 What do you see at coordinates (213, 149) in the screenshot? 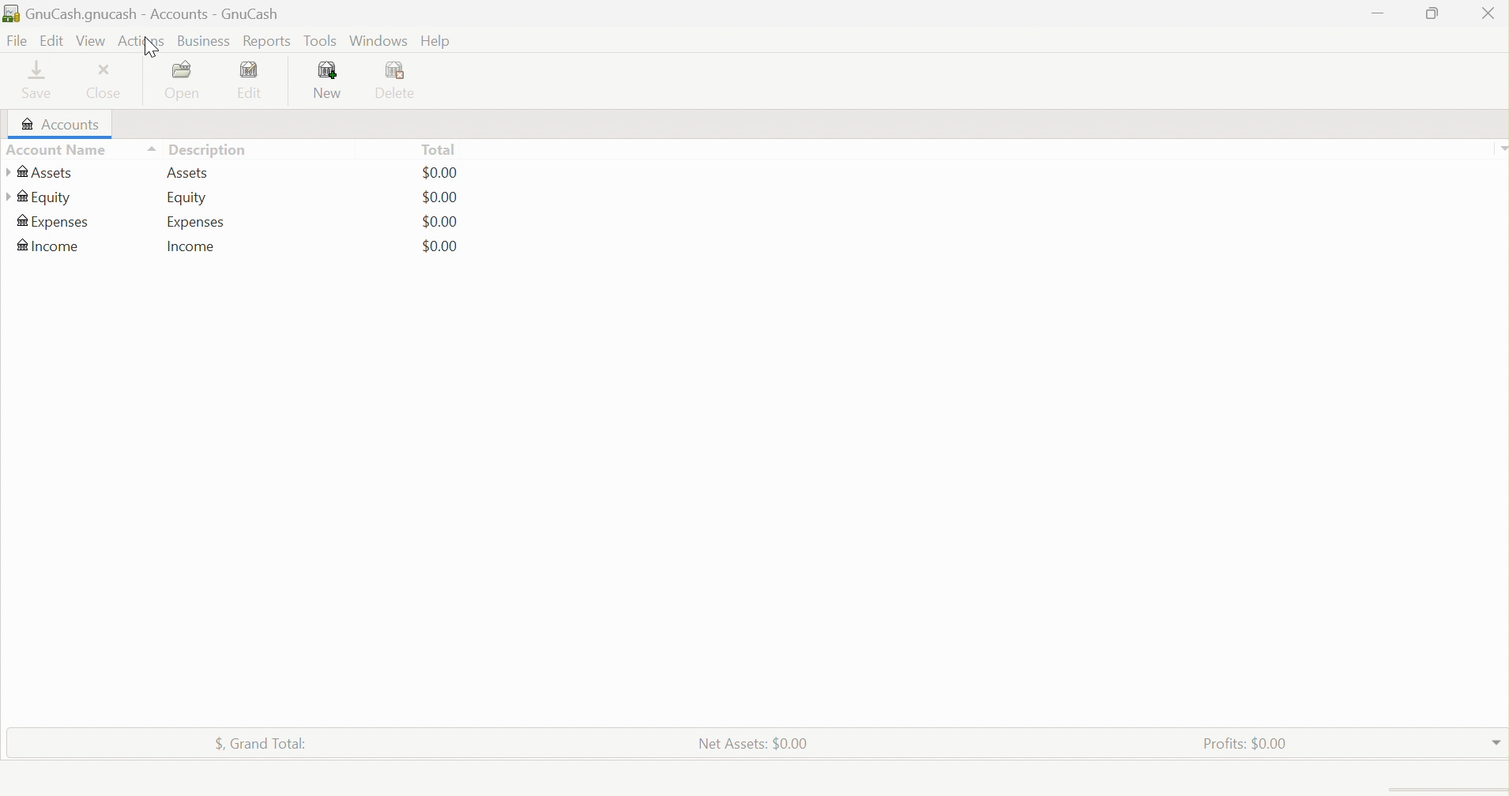
I see `Description` at bounding box center [213, 149].